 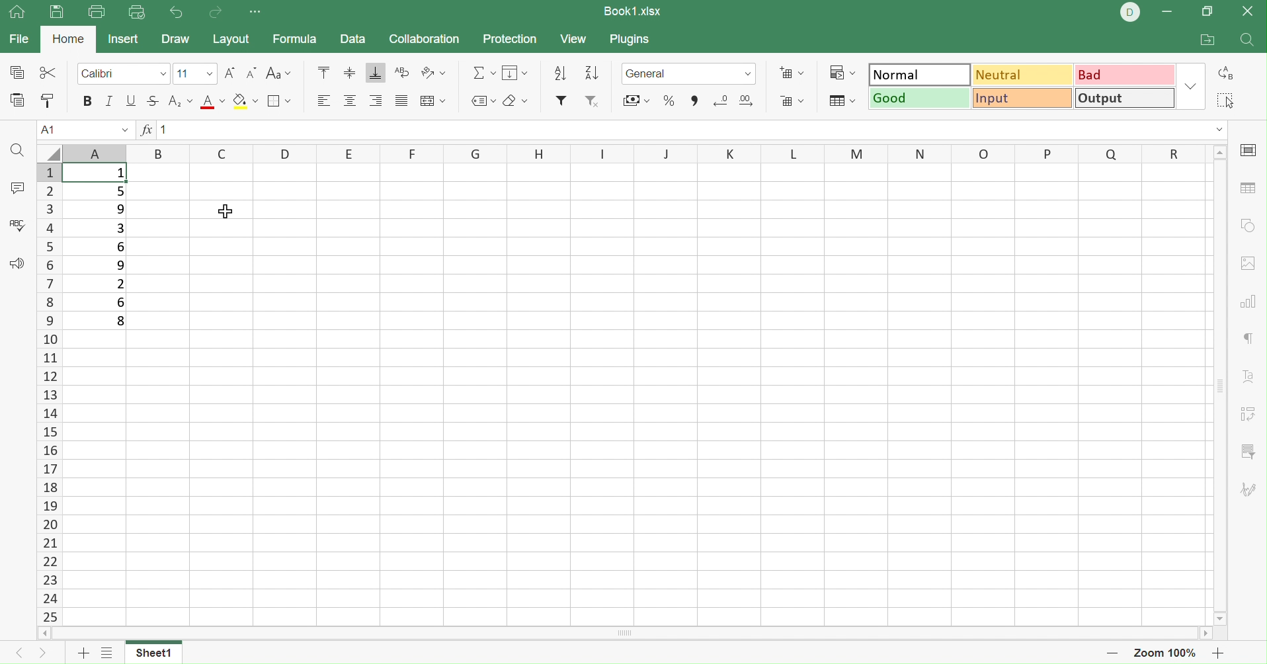 I want to click on Zoom 100%, so click(x=1168, y=653).